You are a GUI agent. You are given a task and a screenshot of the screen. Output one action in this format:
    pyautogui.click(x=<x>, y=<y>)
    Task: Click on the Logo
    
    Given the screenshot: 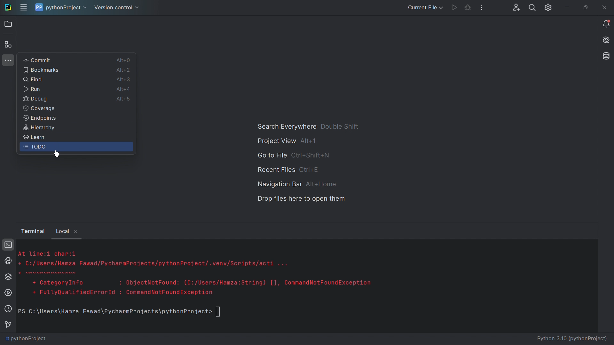 What is the action you would take?
    pyautogui.click(x=7, y=7)
    